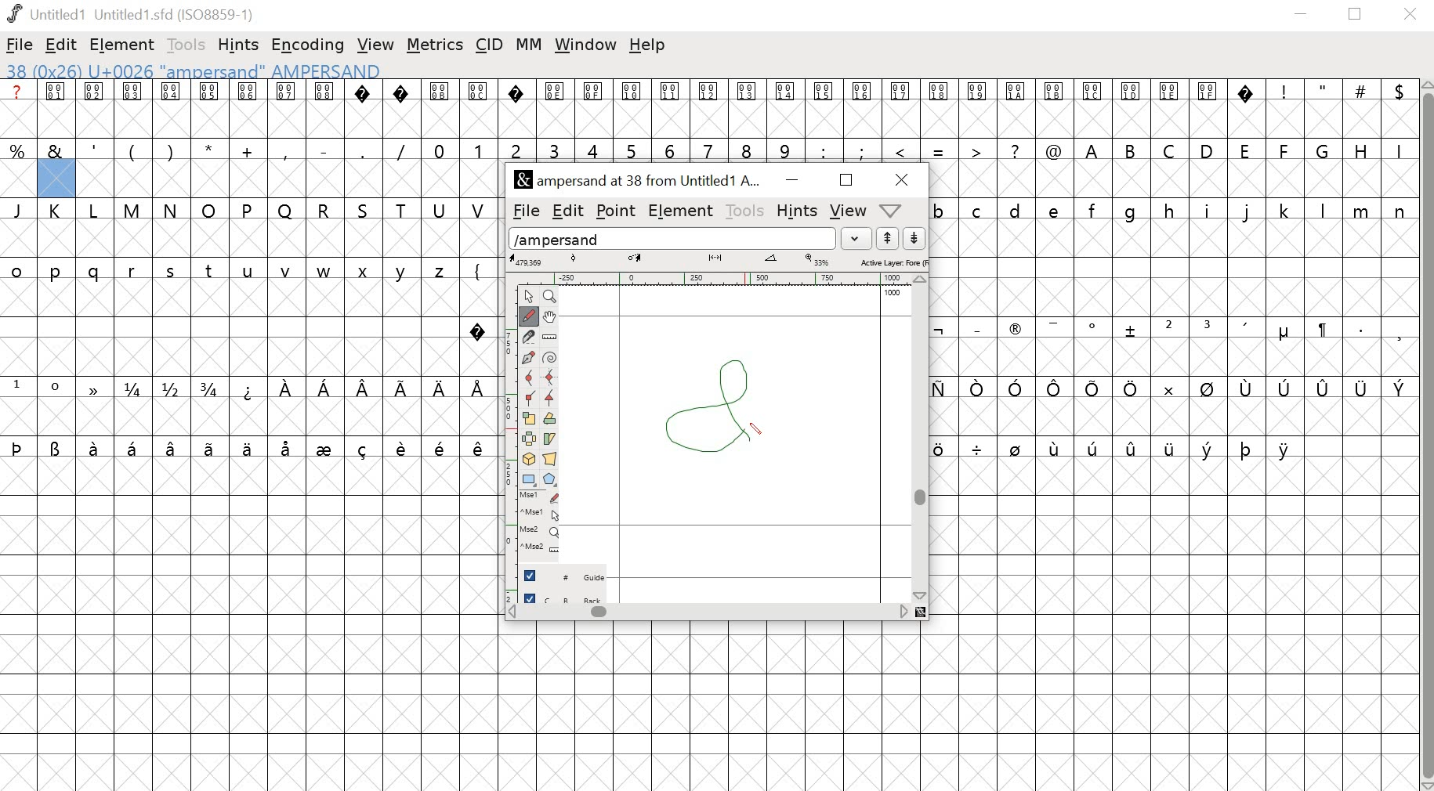 Image resolution: width=1434 pixels, height=791 pixels. Describe the element at coordinates (1016, 150) in the screenshot. I see `?` at that location.